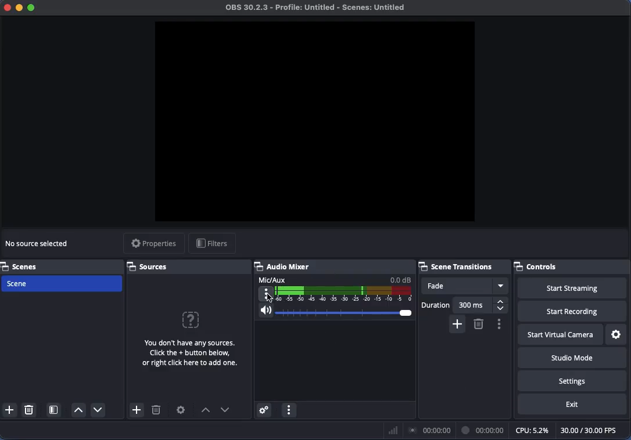 The width and height of the screenshot is (631, 440). I want to click on Start streaming, so click(575, 288).